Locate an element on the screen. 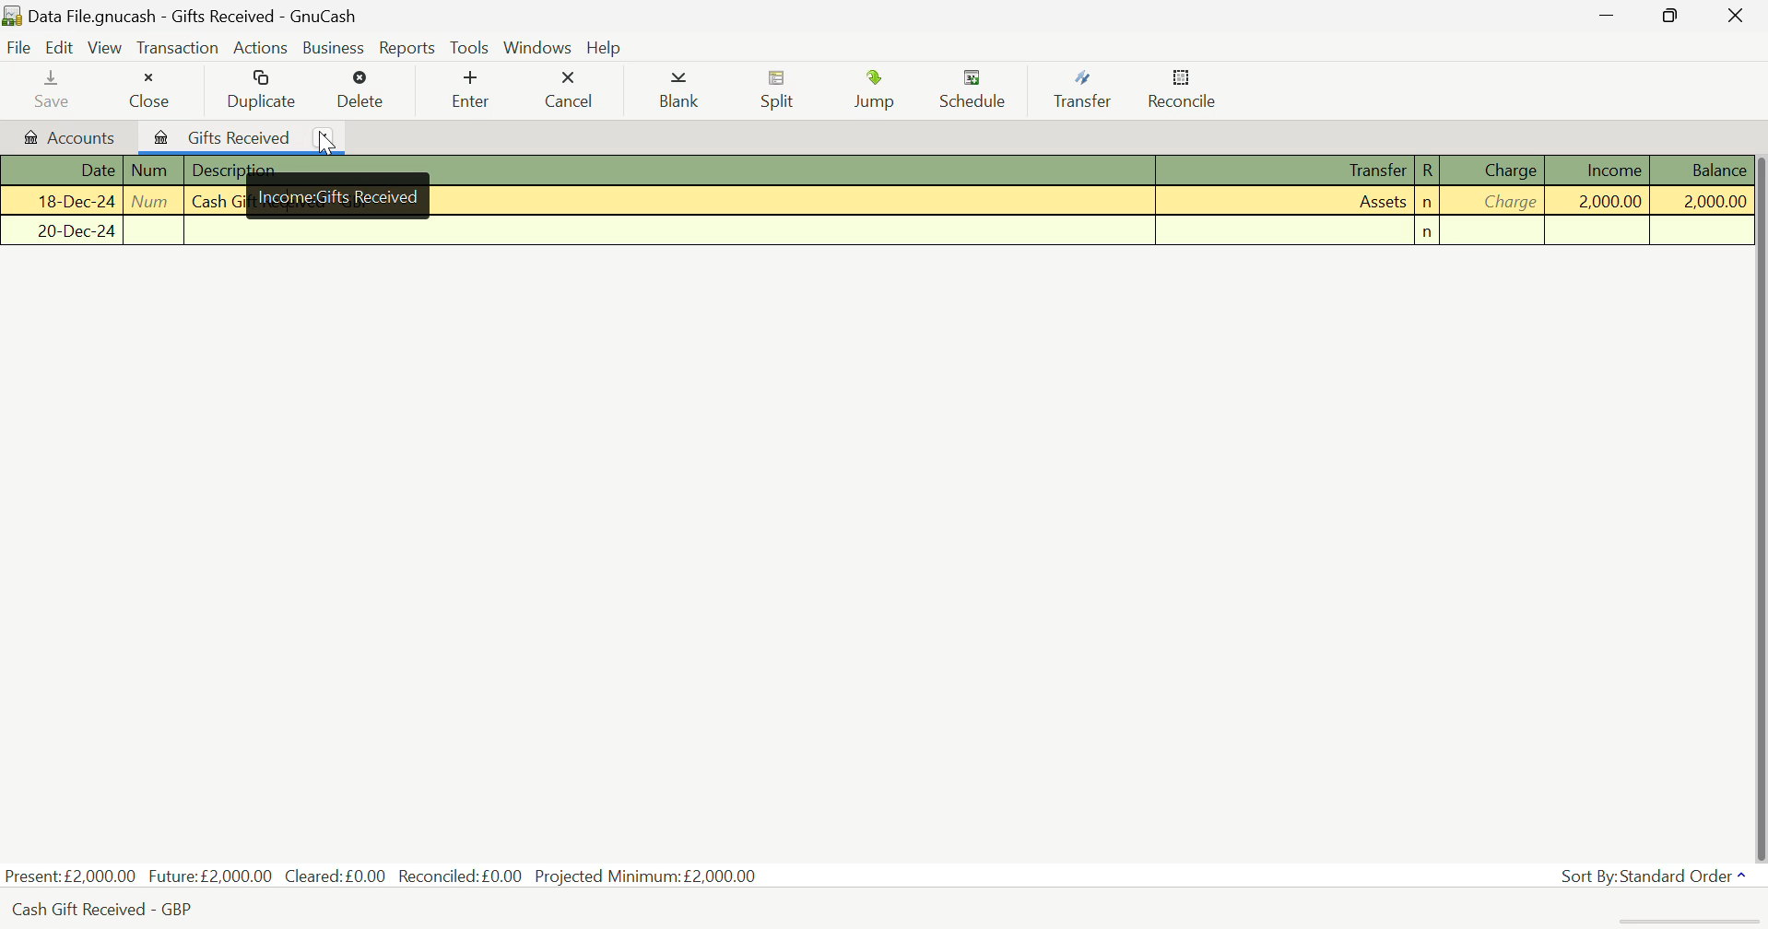 The height and width of the screenshot is (929, 1768). Num is located at coordinates (154, 231).